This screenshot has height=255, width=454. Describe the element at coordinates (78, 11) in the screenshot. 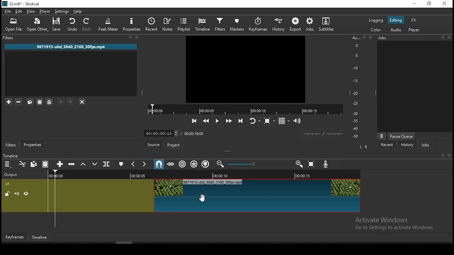

I see `help` at that location.